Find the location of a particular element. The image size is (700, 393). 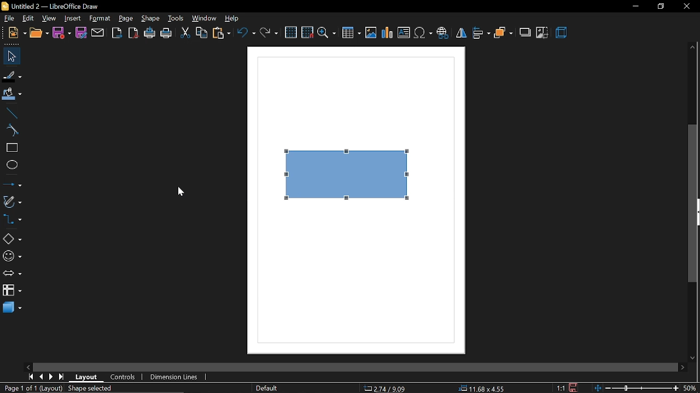

crop is located at coordinates (541, 33).